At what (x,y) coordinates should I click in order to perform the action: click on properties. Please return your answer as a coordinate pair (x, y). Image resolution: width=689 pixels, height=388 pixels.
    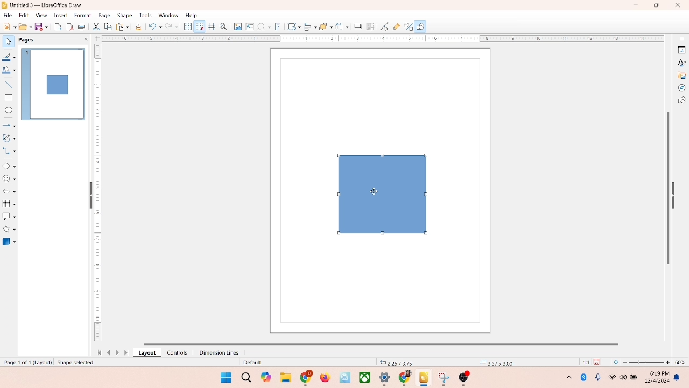
    Looking at the image, I should click on (681, 49).